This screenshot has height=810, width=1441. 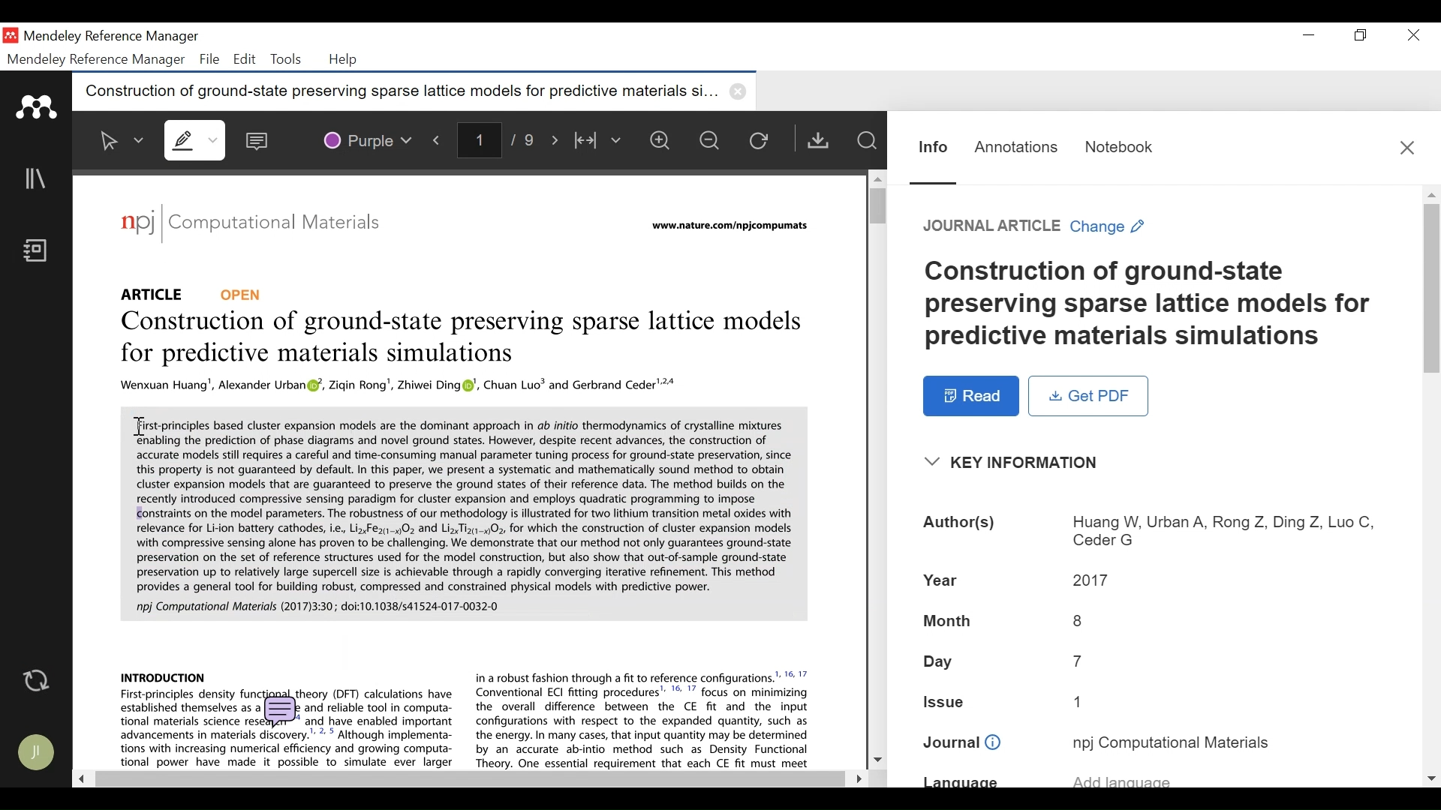 I want to click on Scroll up, so click(x=1431, y=194).